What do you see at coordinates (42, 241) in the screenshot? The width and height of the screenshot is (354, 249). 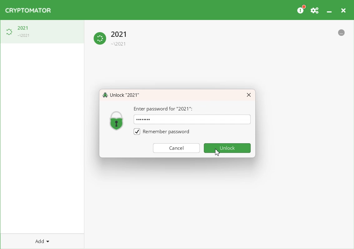 I see `Add` at bounding box center [42, 241].